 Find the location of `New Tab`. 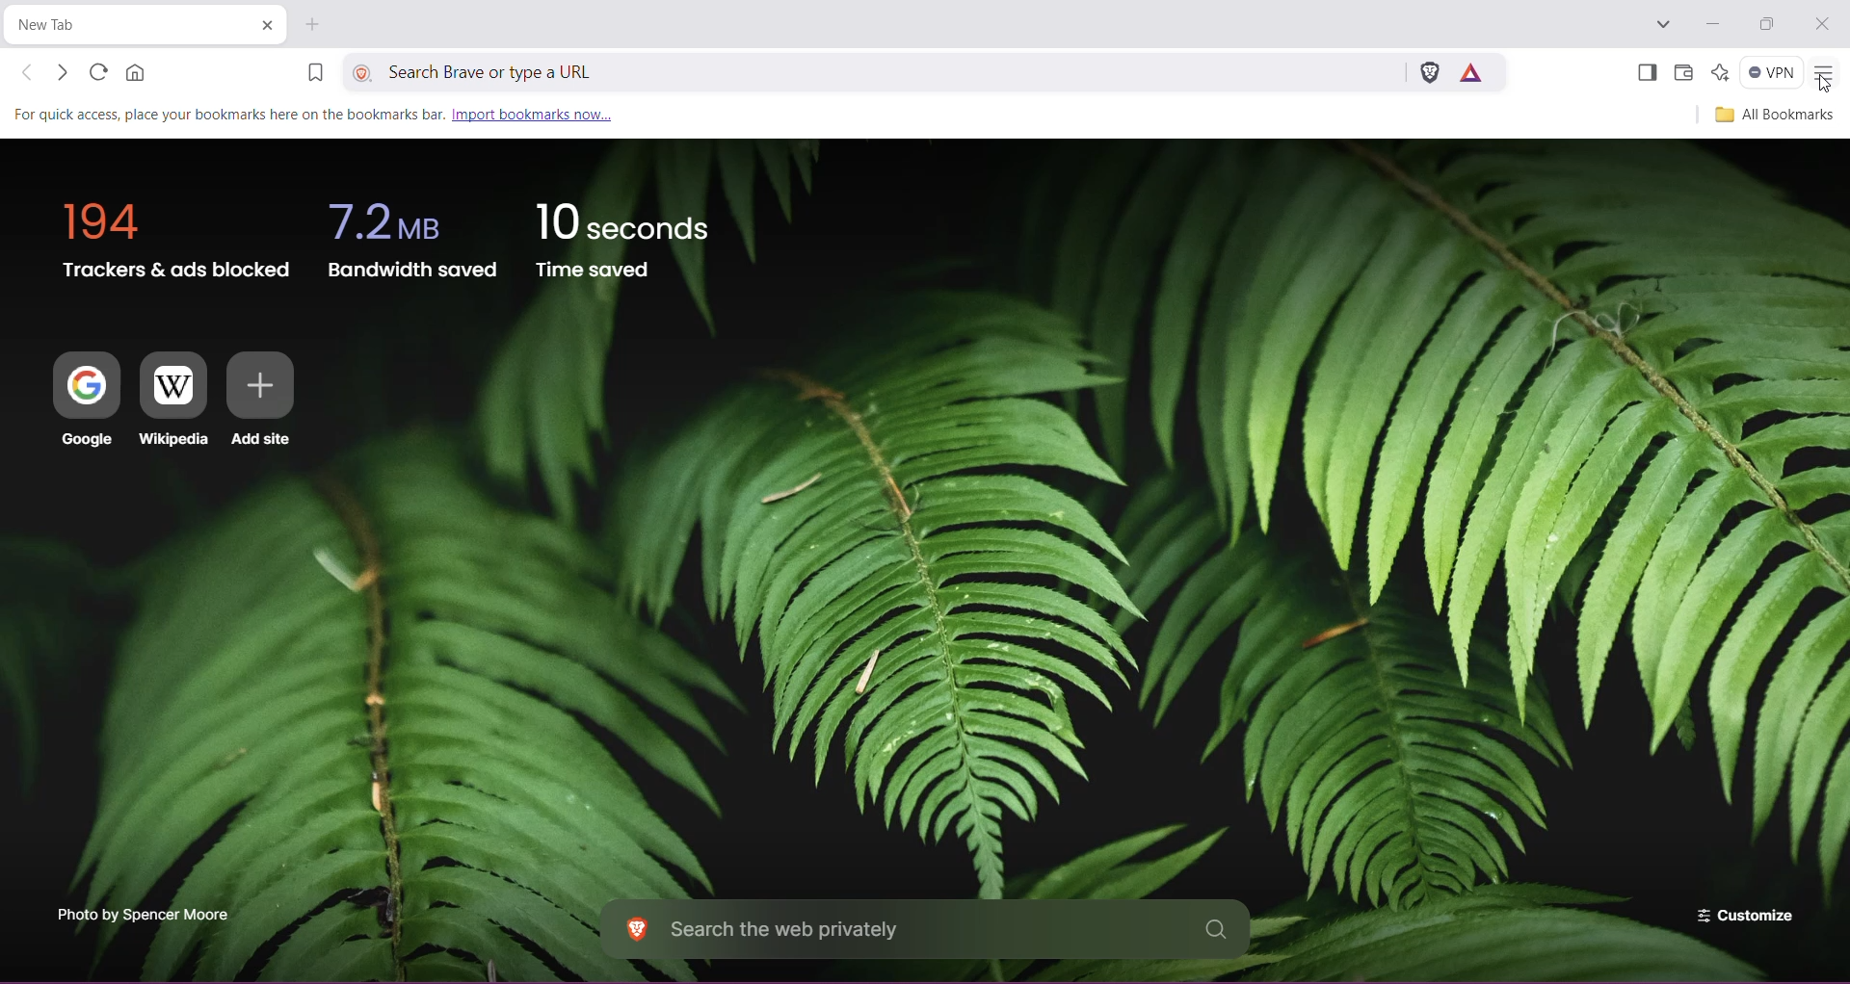

New Tab is located at coordinates (121, 27).